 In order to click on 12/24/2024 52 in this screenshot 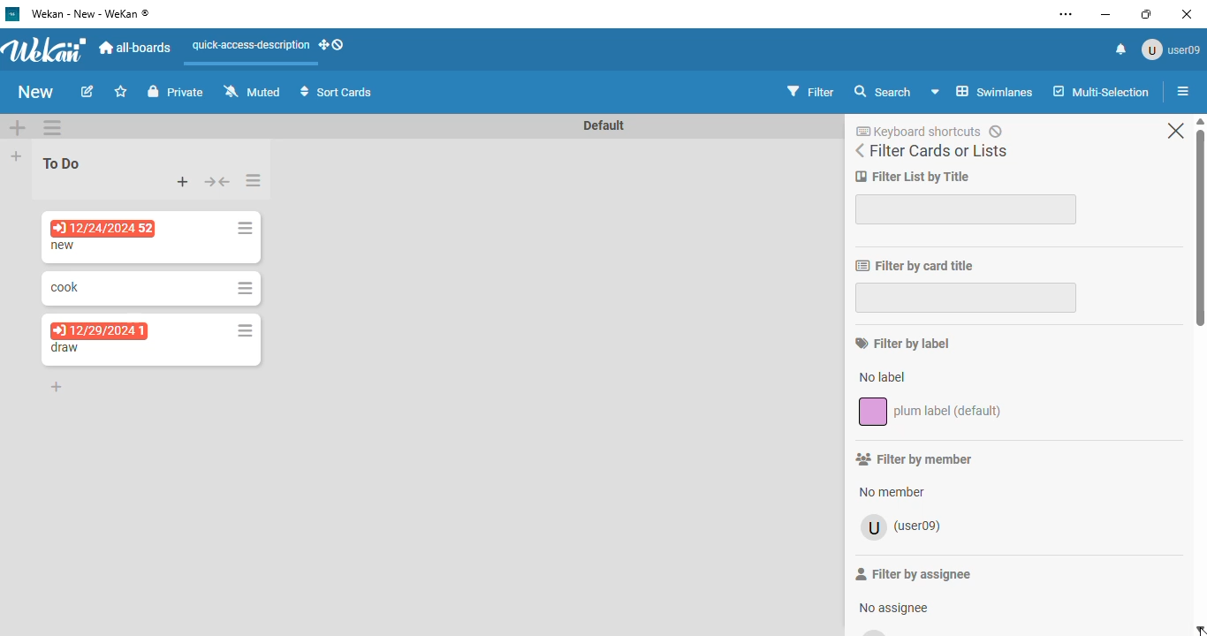, I will do `click(104, 229)`.